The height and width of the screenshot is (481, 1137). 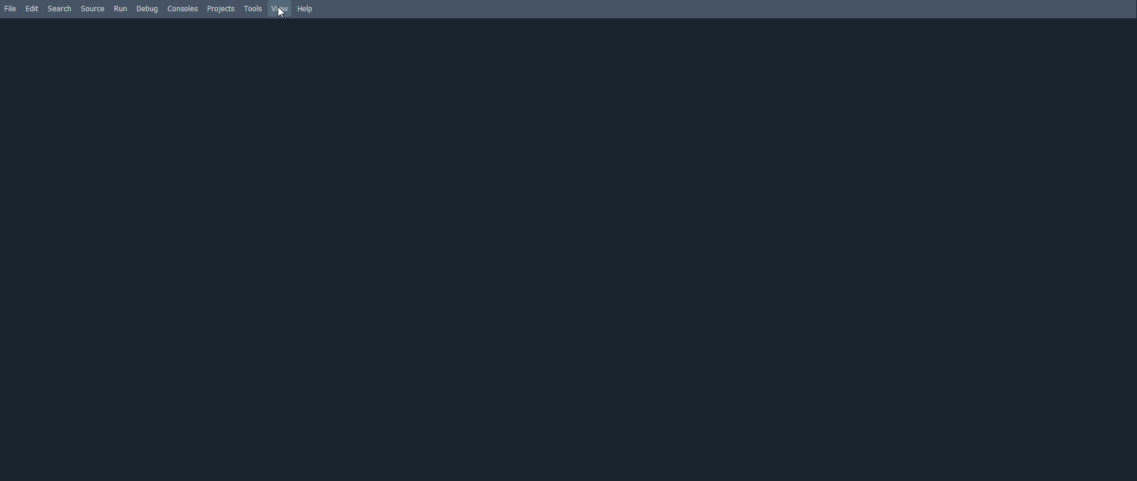 What do you see at coordinates (222, 9) in the screenshot?
I see `Projects` at bounding box center [222, 9].